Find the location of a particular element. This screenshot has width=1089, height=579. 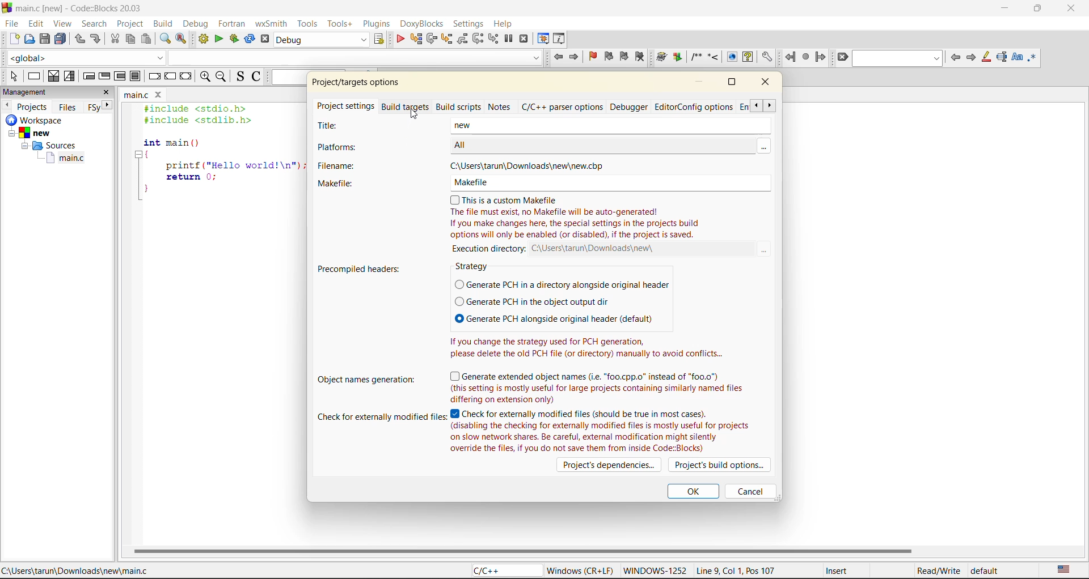

C:\Users\tarun\Downloads\new\main.c is located at coordinates (79, 571).